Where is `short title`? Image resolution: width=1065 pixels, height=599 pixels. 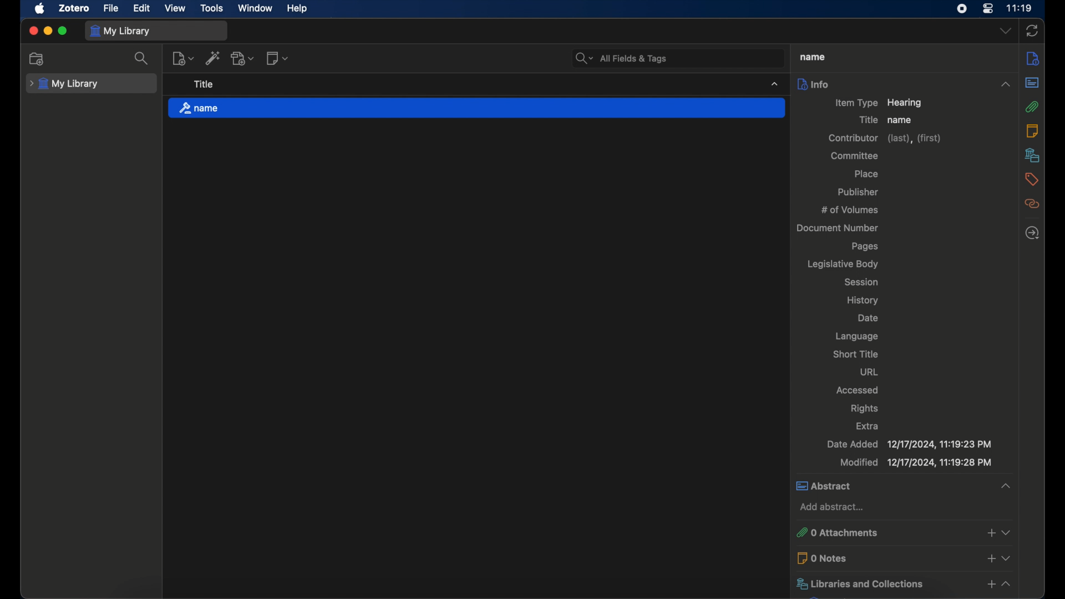
short title is located at coordinates (856, 354).